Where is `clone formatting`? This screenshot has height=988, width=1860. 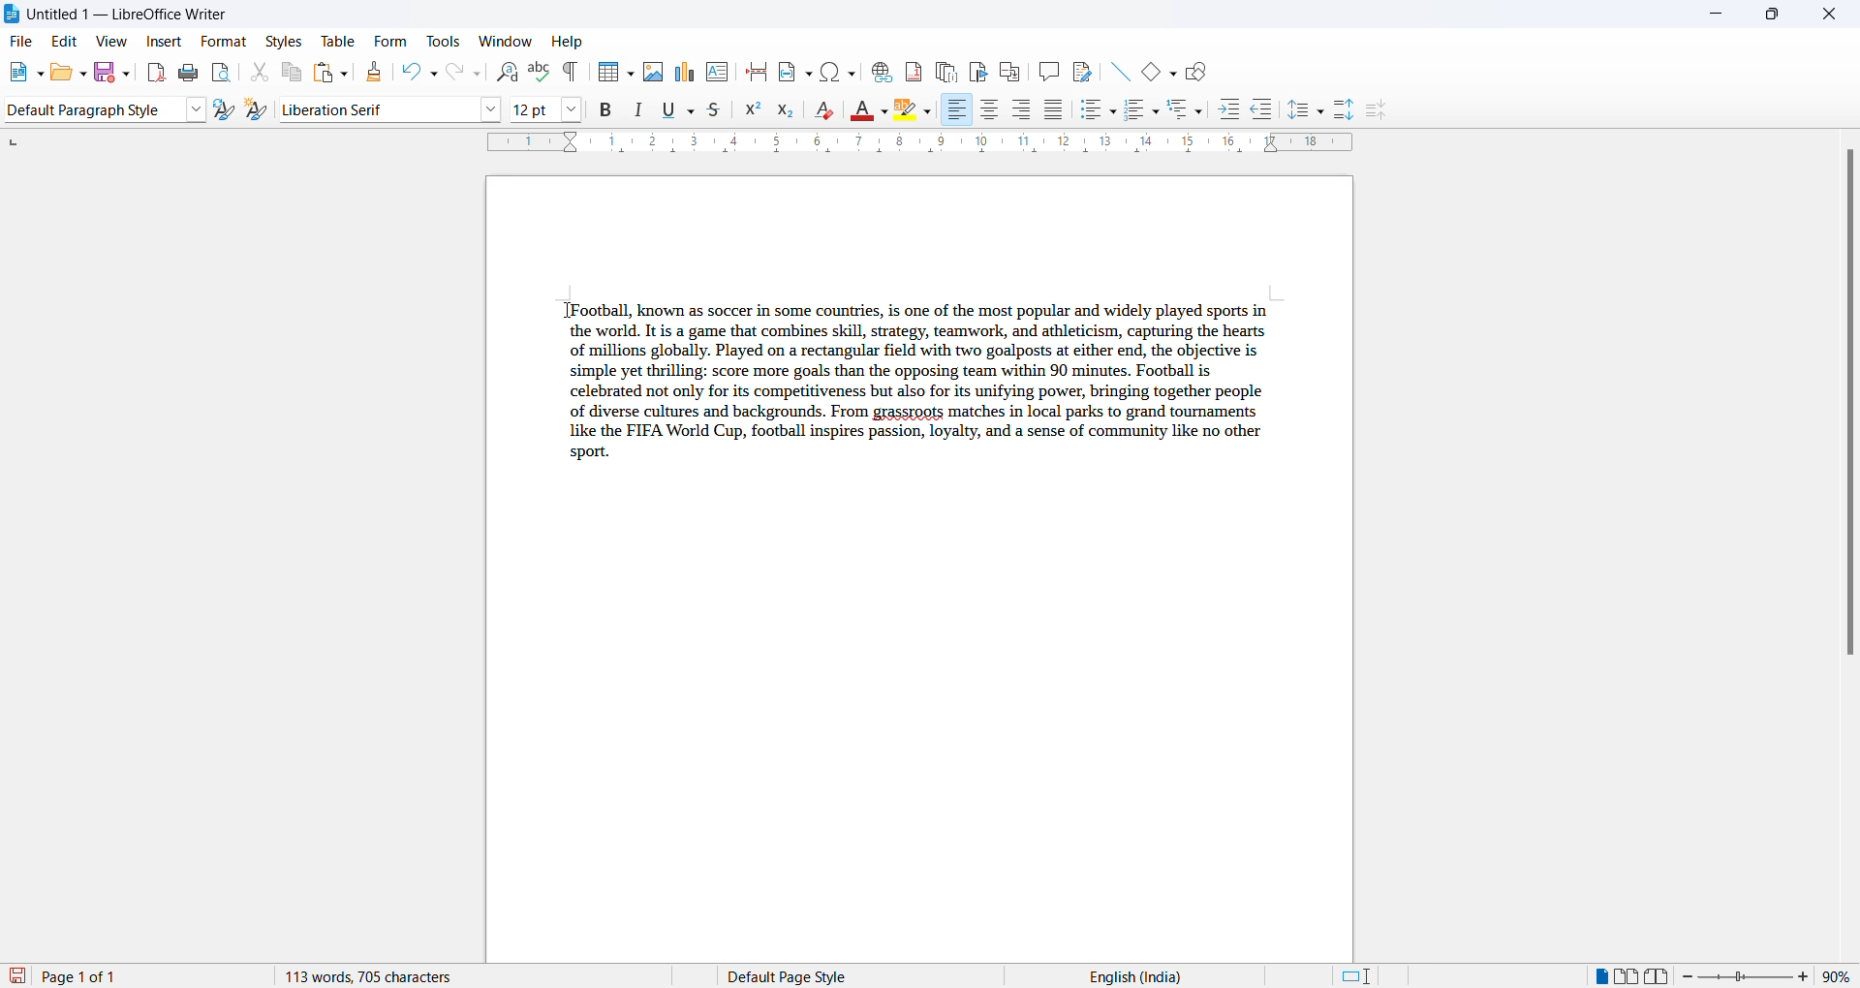 clone formatting is located at coordinates (376, 72).